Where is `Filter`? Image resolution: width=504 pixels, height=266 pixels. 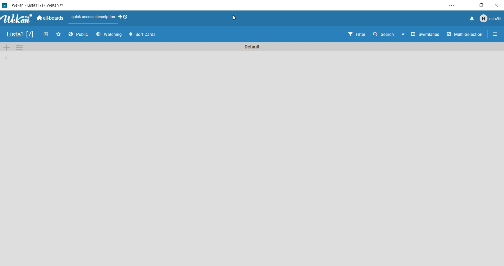 Filter is located at coordinates (356, 34).